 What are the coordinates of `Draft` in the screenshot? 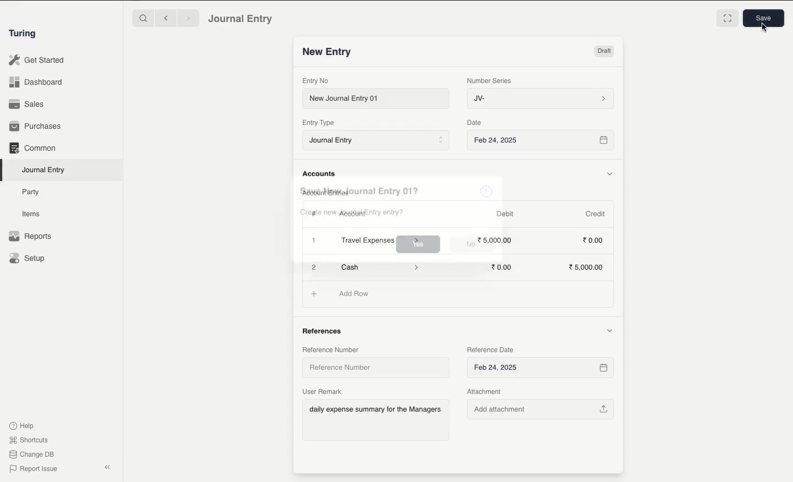 It's located at (604, 51).